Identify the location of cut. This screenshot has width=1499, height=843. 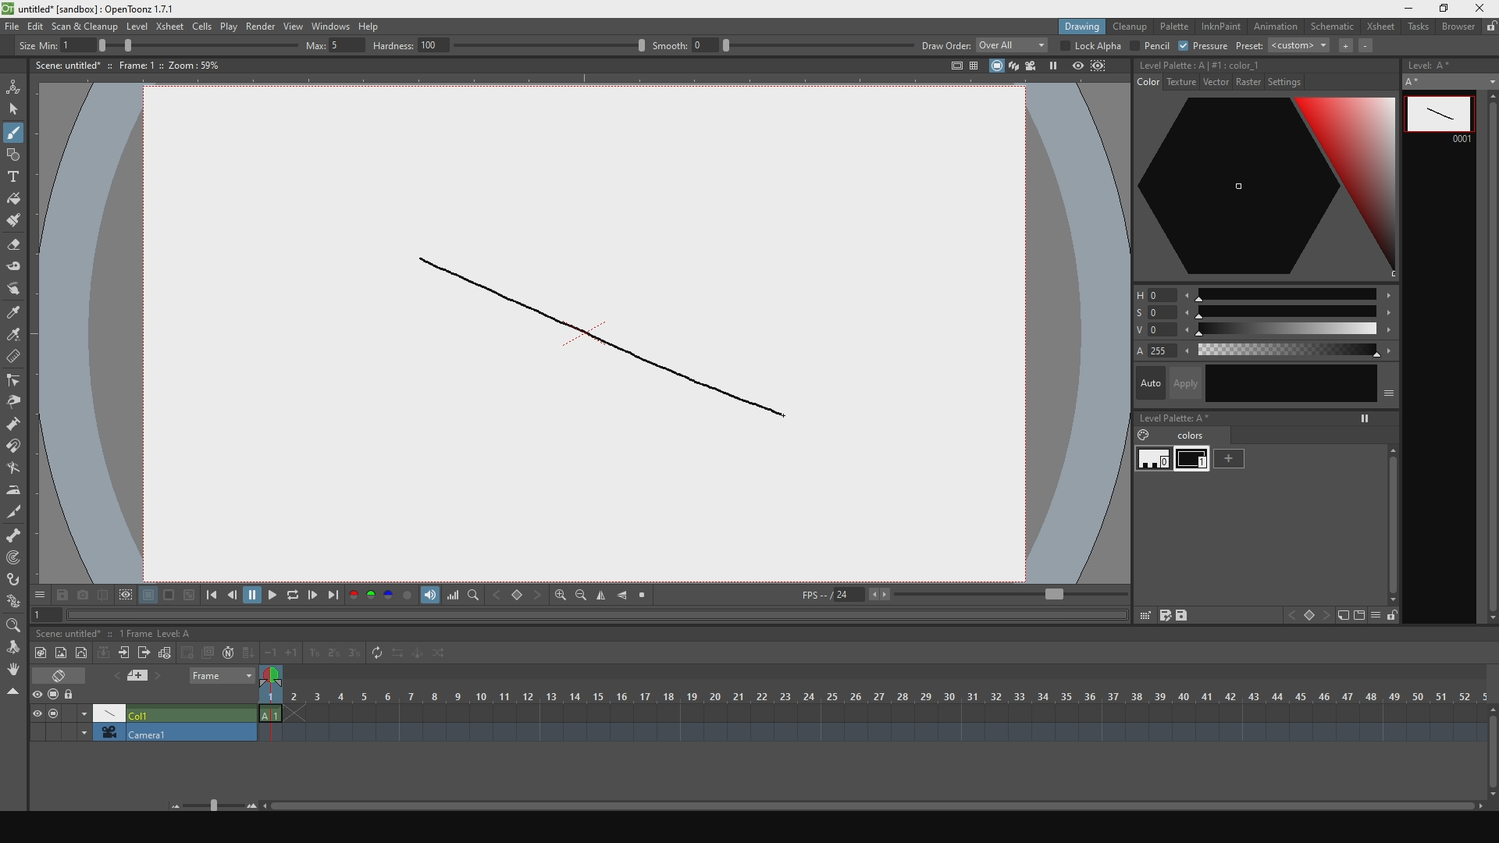
(14, 511).